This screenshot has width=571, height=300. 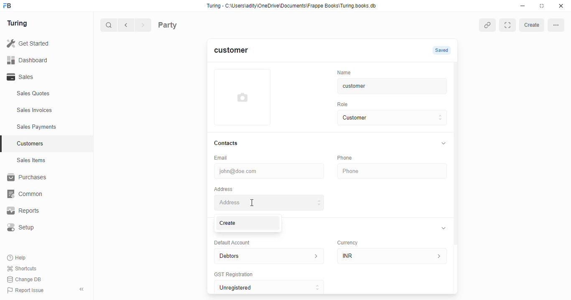 I want to click on add profile photo, so click(x=244, y=97).